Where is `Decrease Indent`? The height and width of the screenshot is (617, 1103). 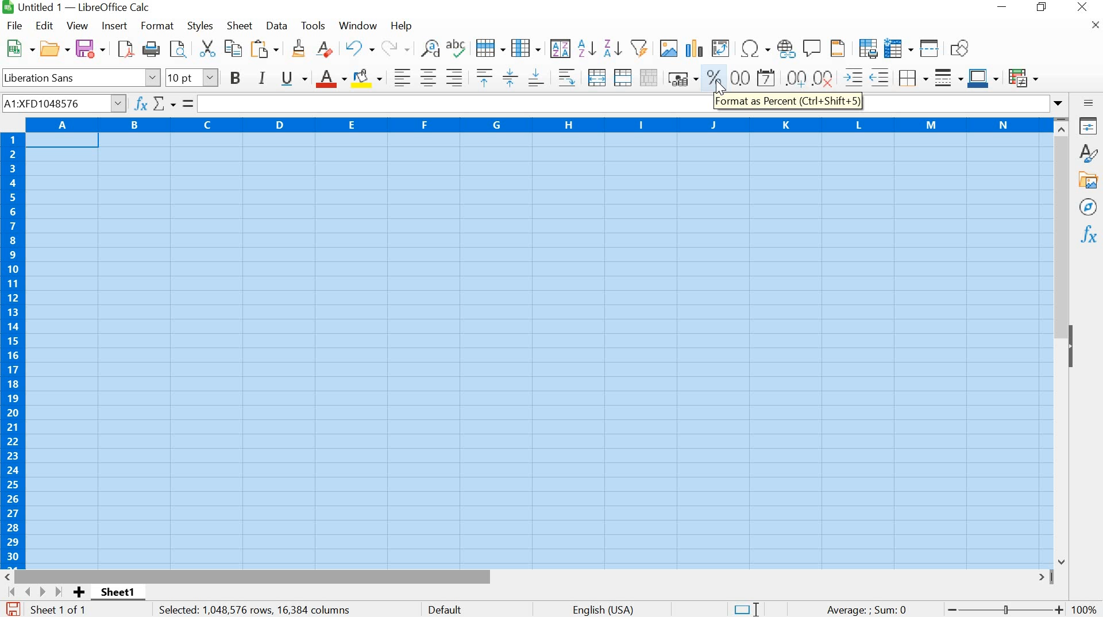
Decrease Indent is located at coordinates (880, 76).